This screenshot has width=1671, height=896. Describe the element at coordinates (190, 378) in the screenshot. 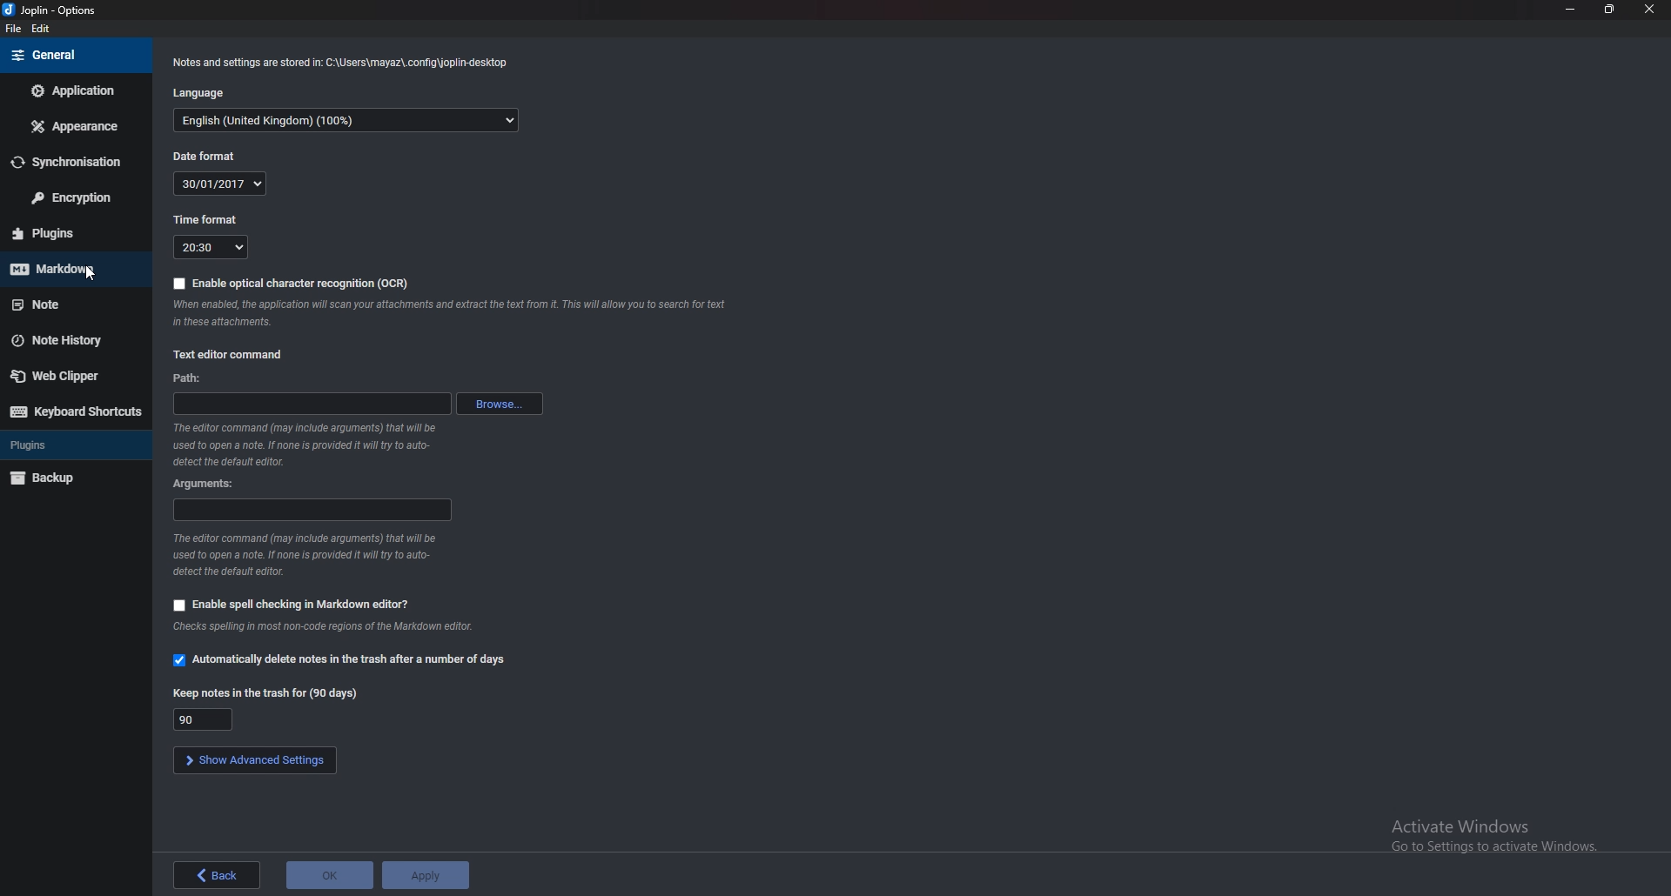

I see `path` at that location.